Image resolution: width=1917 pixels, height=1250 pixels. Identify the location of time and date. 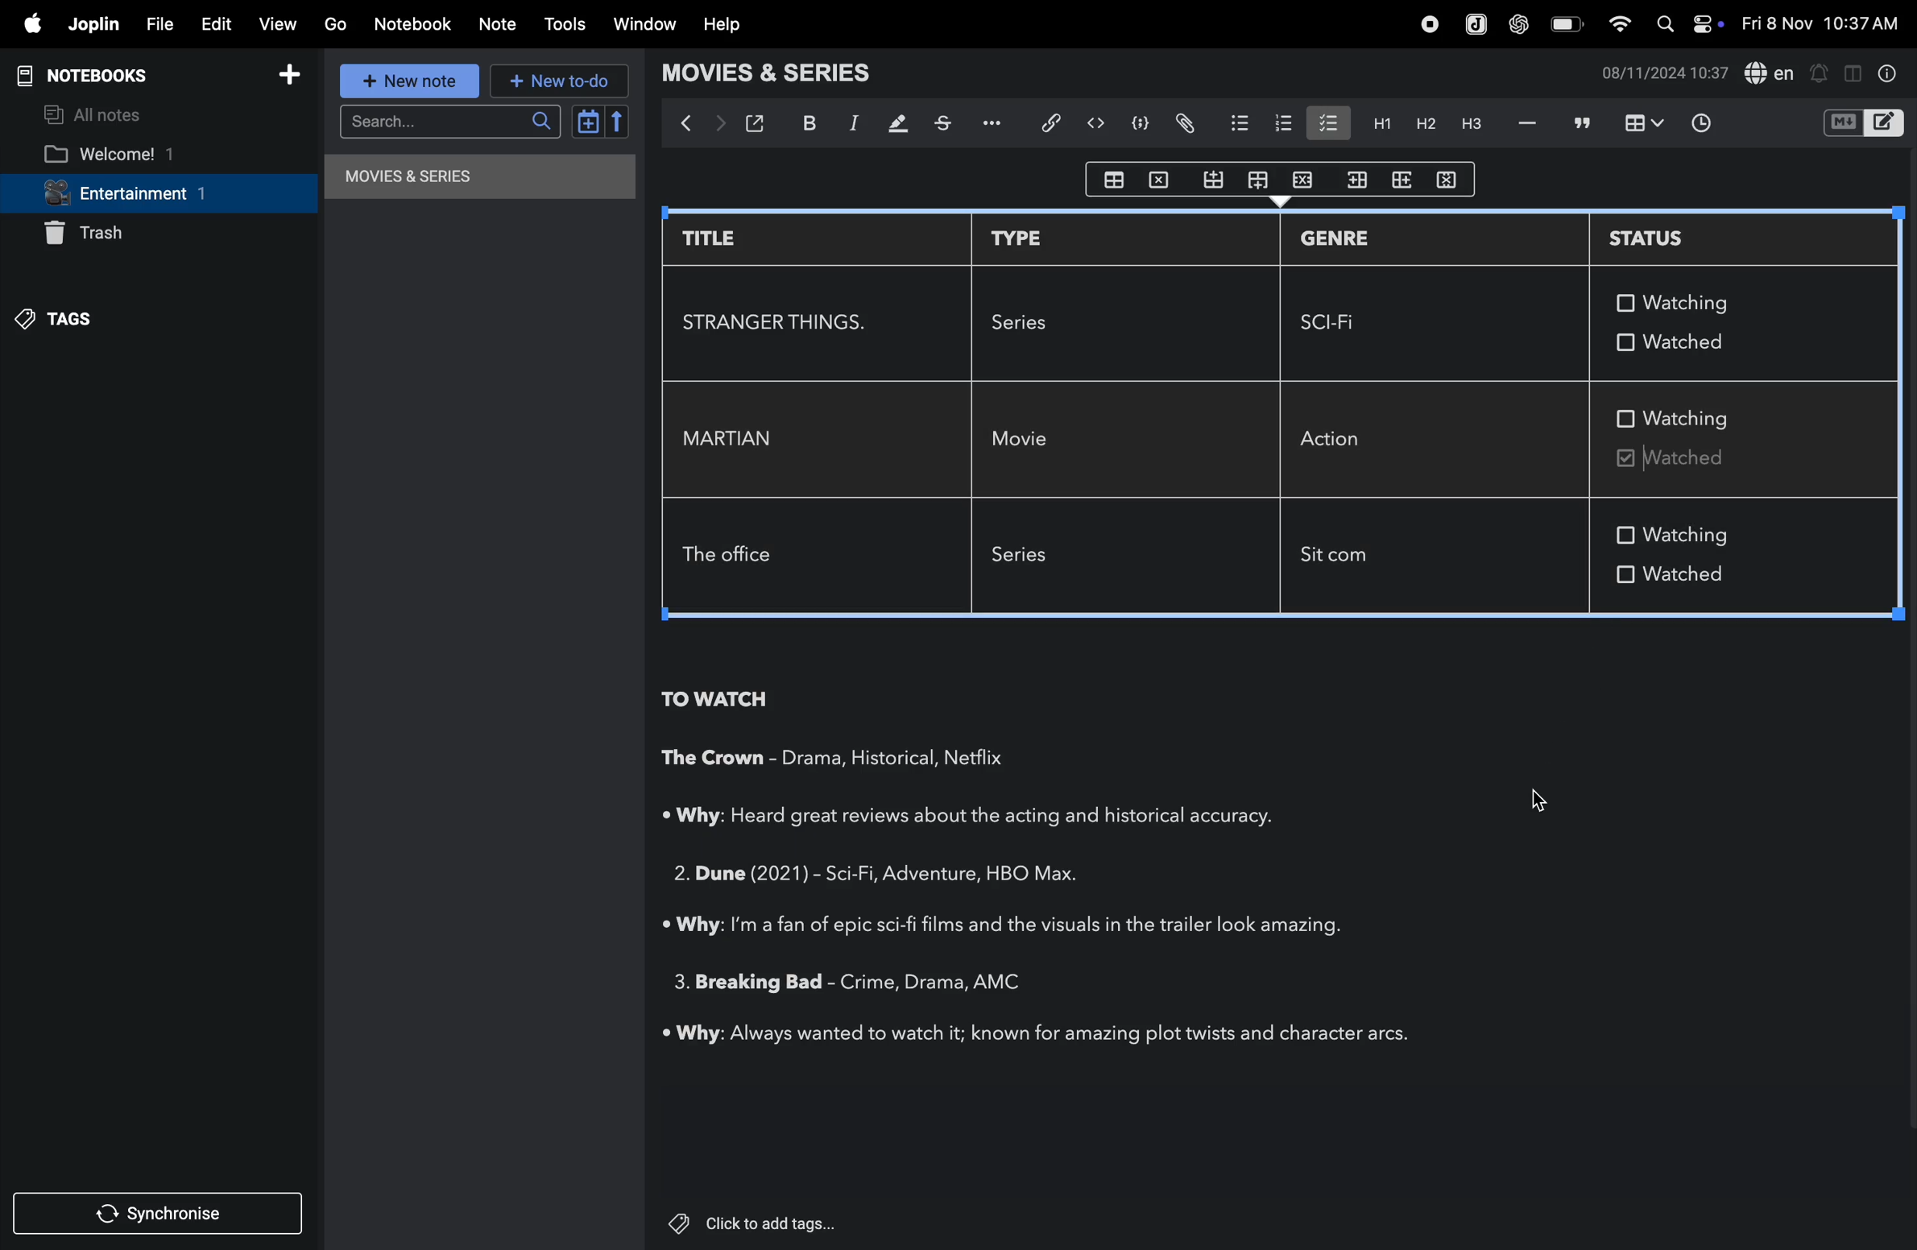
(1820, 24).